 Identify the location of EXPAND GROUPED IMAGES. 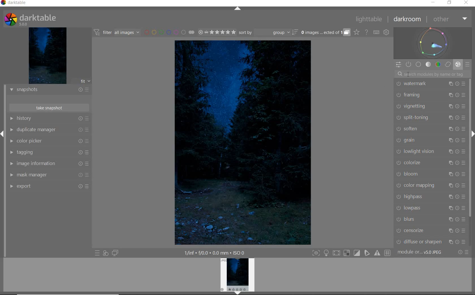
(326, 32).